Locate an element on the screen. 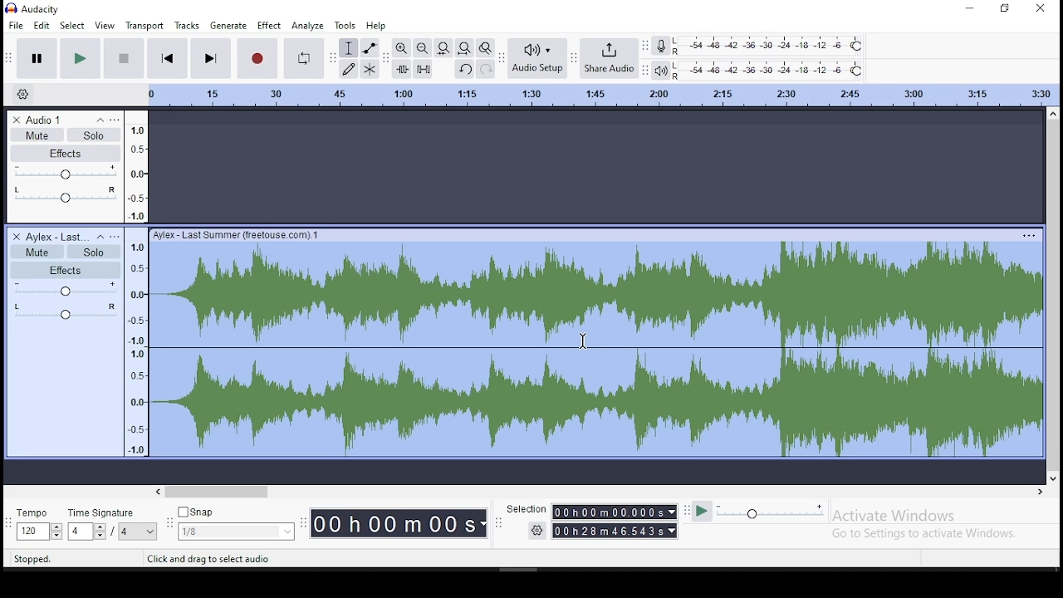 Image resolution: width=1063 pixels, height=598 pixels. snap is located at coordinates (238, 524).